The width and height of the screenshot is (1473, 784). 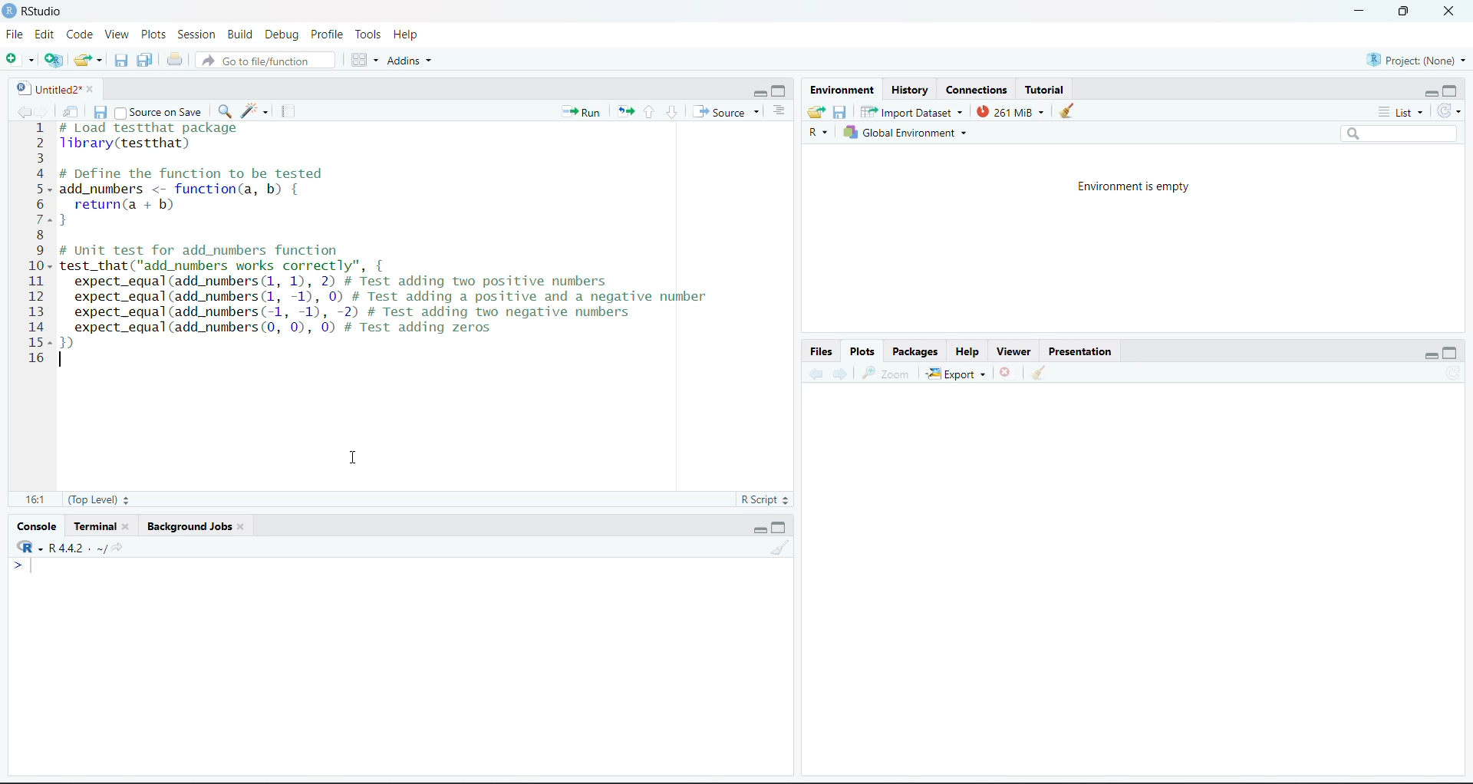 I want to click on minimize, so click(x=759, y=529).